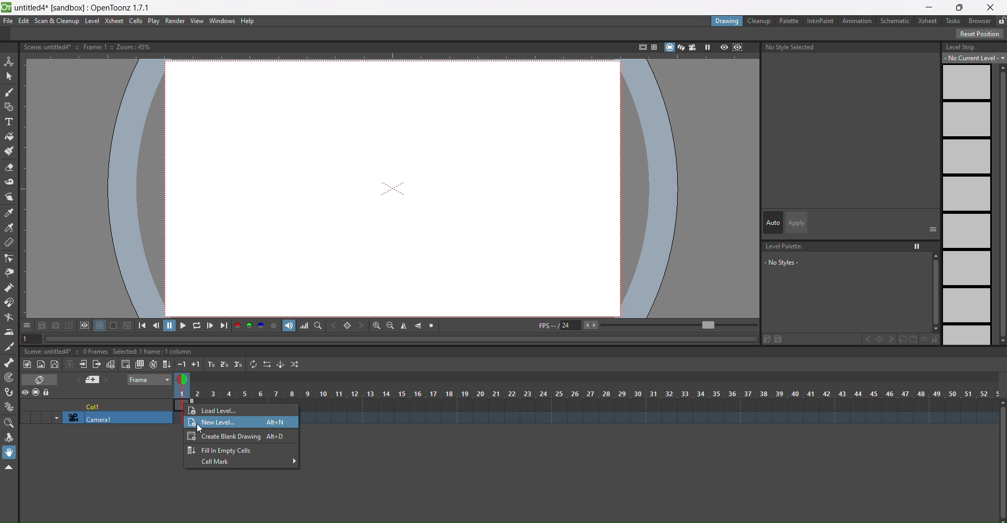 The image size is (1007, 523). Describe the element at coordinates (82, 364) in the screenshot. I see `open sub xsheet` at that location.